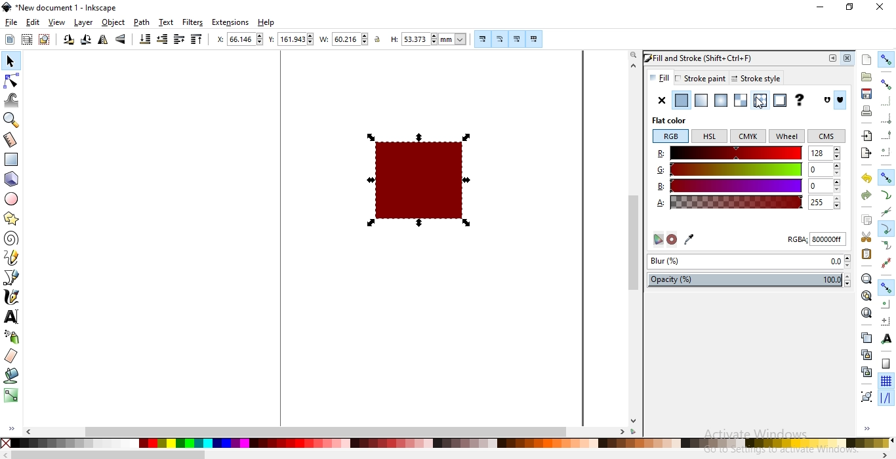  Describe the element at coordinates (887, 58) in the screenshot. I see `enable snapping` at that location.